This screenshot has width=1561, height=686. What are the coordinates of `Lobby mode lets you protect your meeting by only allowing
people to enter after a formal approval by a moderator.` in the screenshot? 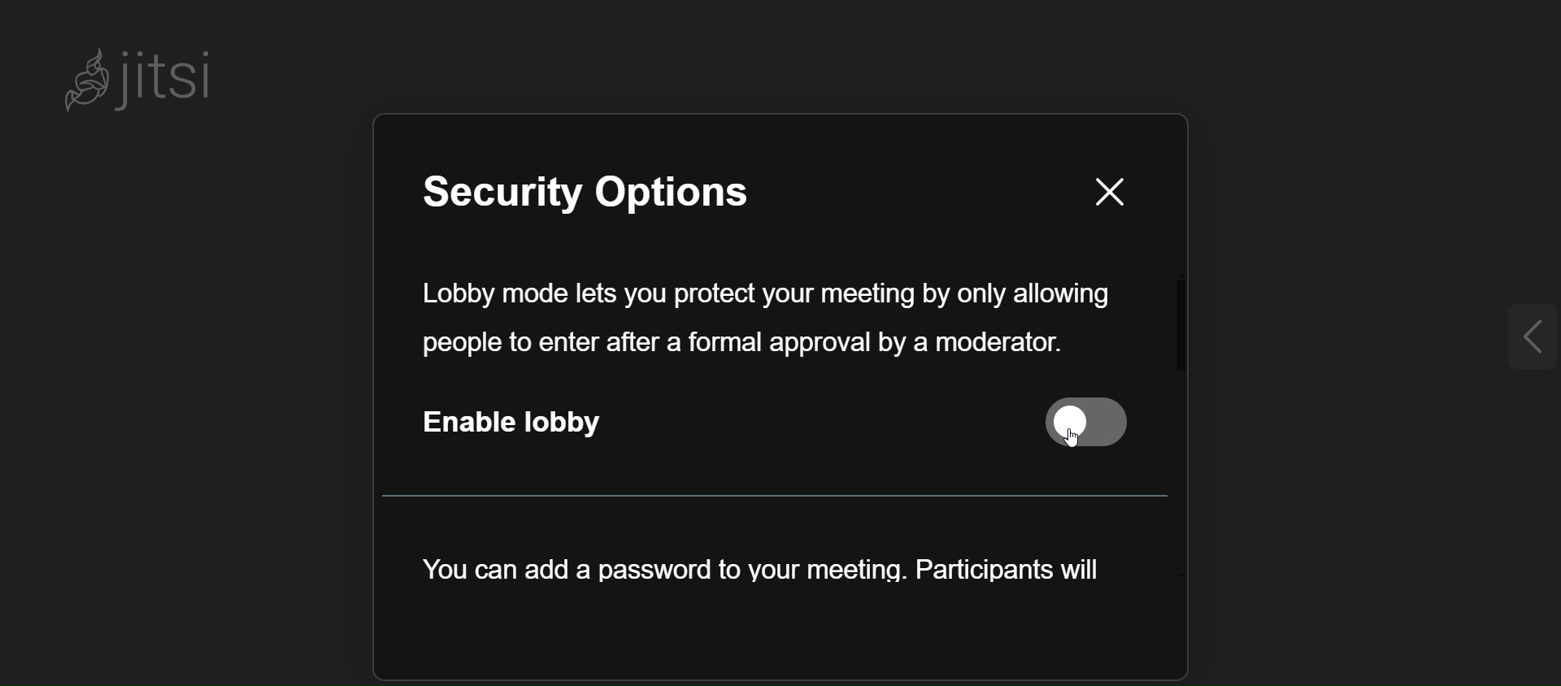 It's located at (764, 320).